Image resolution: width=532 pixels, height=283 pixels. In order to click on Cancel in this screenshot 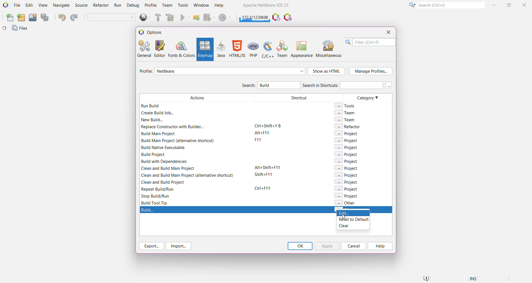, I will do `click(354, 246)`.